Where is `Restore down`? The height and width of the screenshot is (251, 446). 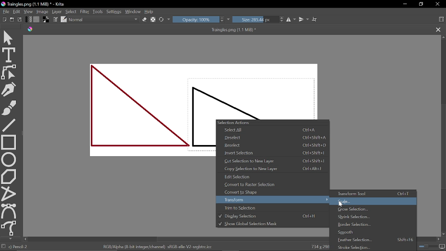 Restore down is located at coordinates (421, 4).